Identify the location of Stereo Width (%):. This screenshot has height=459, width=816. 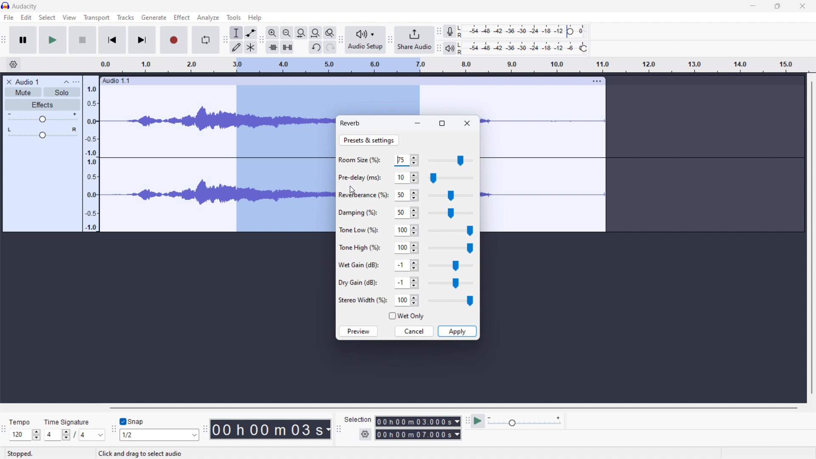
(364, 301).